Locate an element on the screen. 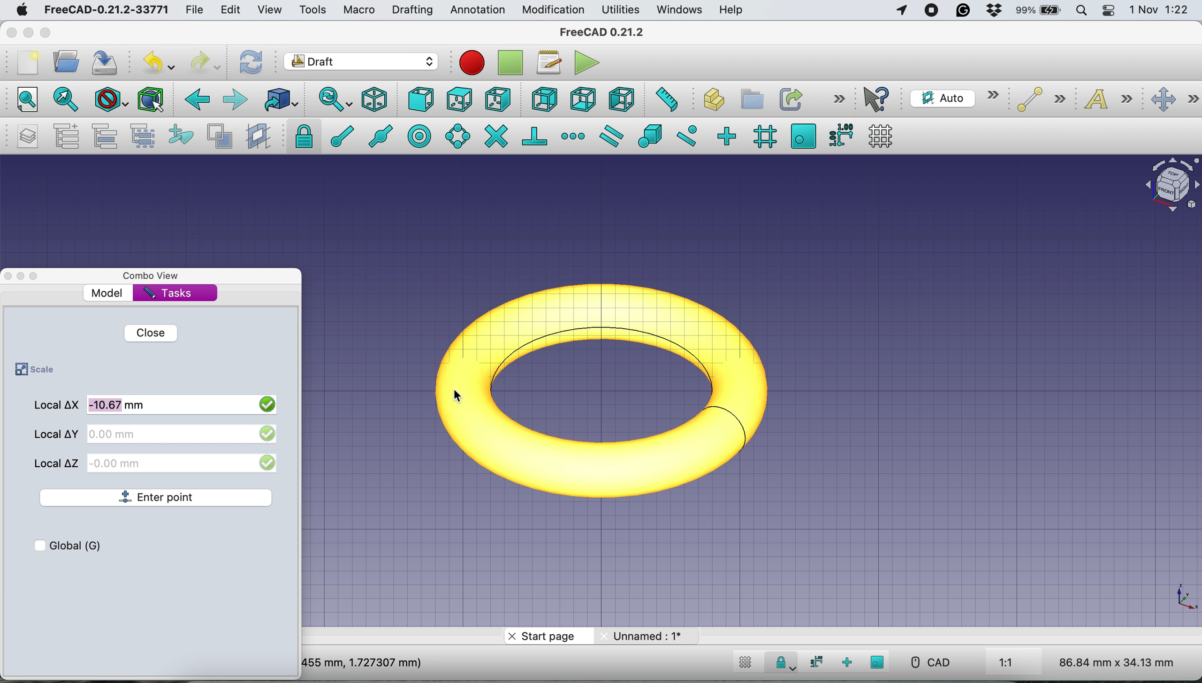 This screenshot has height=683, width=1202. draw style is located at coordinates (109, 101).